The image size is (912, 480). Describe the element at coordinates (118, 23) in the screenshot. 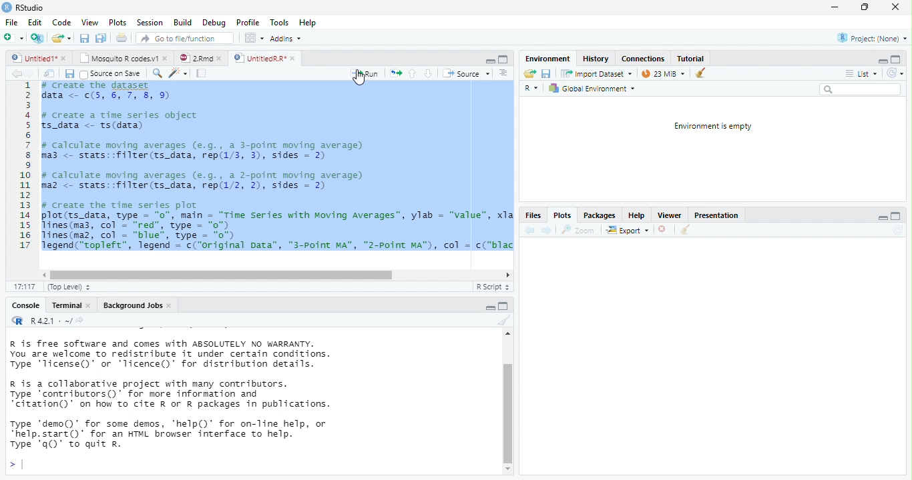

I see `Plots` at that location.